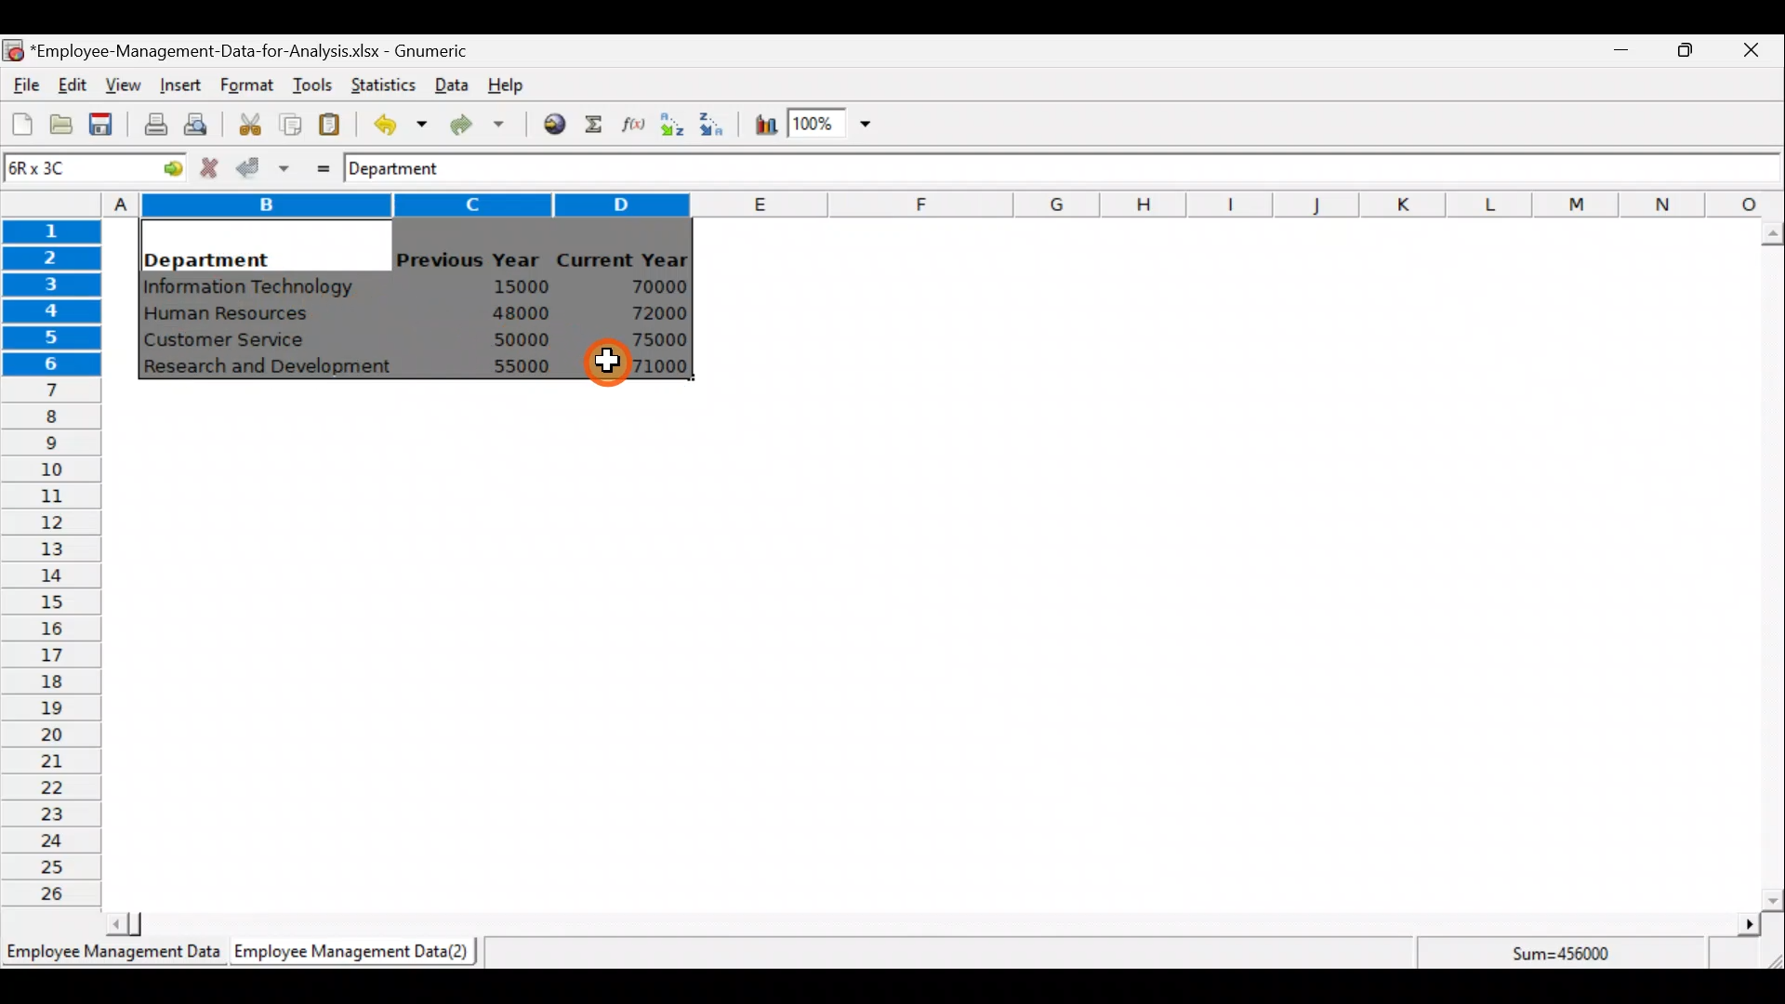 This screenshot has height=1004, width=1785. I want to click on 71000, so click(654, 366).